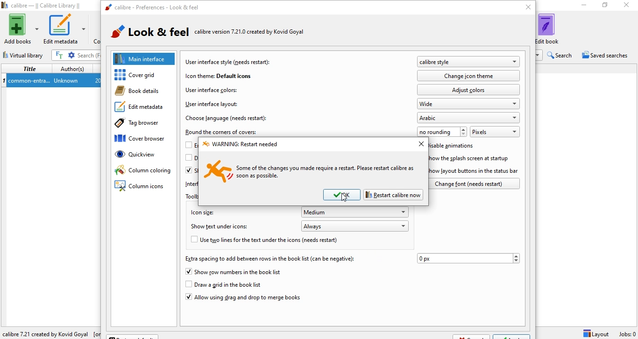  I want to click on restart calibre now, so click(393, 194).